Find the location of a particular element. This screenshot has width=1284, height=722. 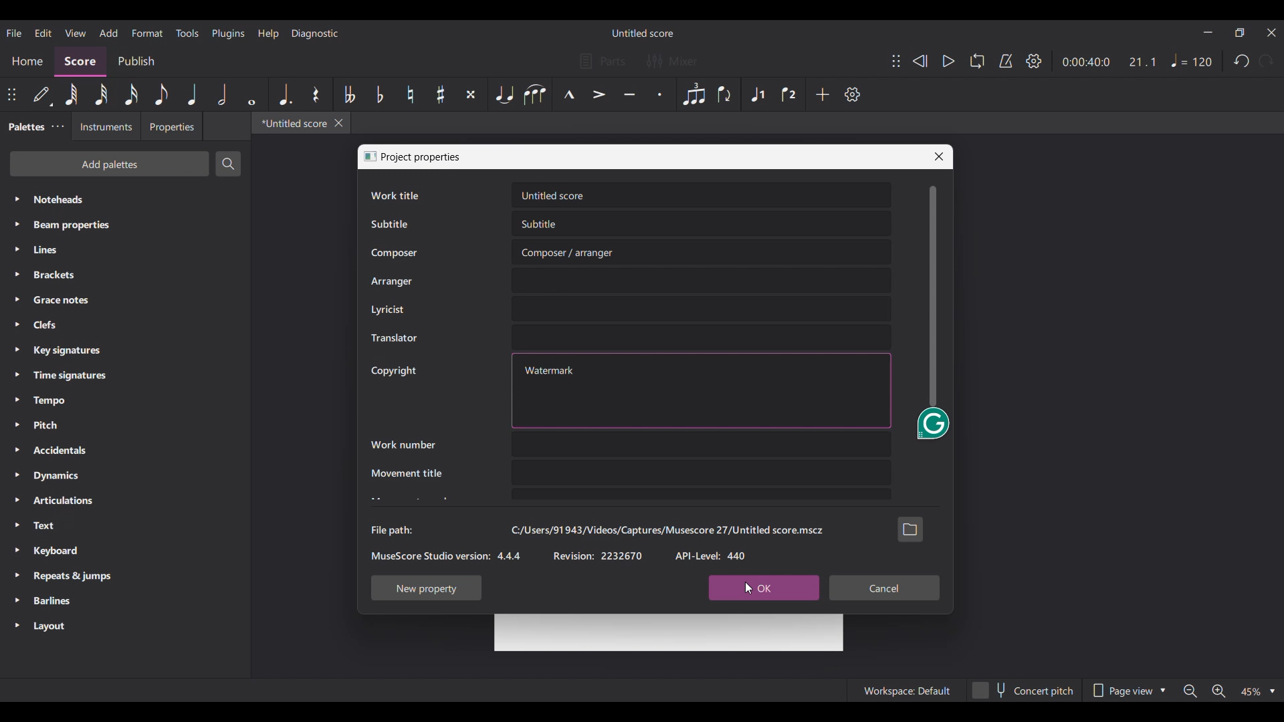

Mixer settings is located at coordinates (672, 61).